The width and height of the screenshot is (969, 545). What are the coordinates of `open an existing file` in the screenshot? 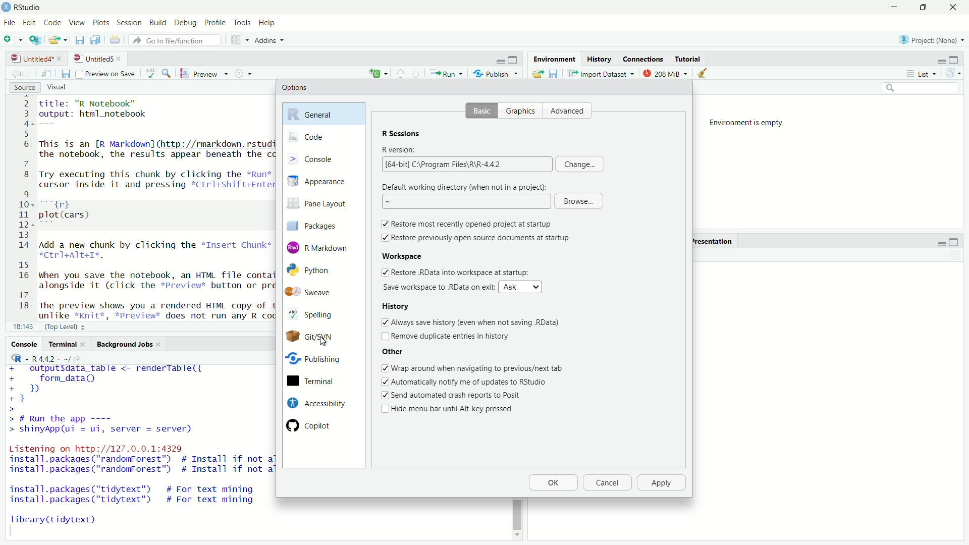 It's located at (59, 40).